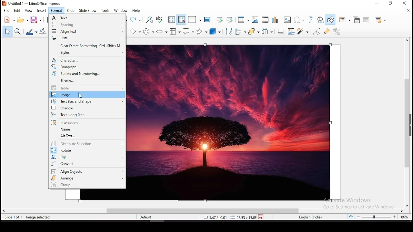 Image resolution: width=413 pixels, height=232 pixels. I want to click on slide 1 of 1, so click(14, 217).